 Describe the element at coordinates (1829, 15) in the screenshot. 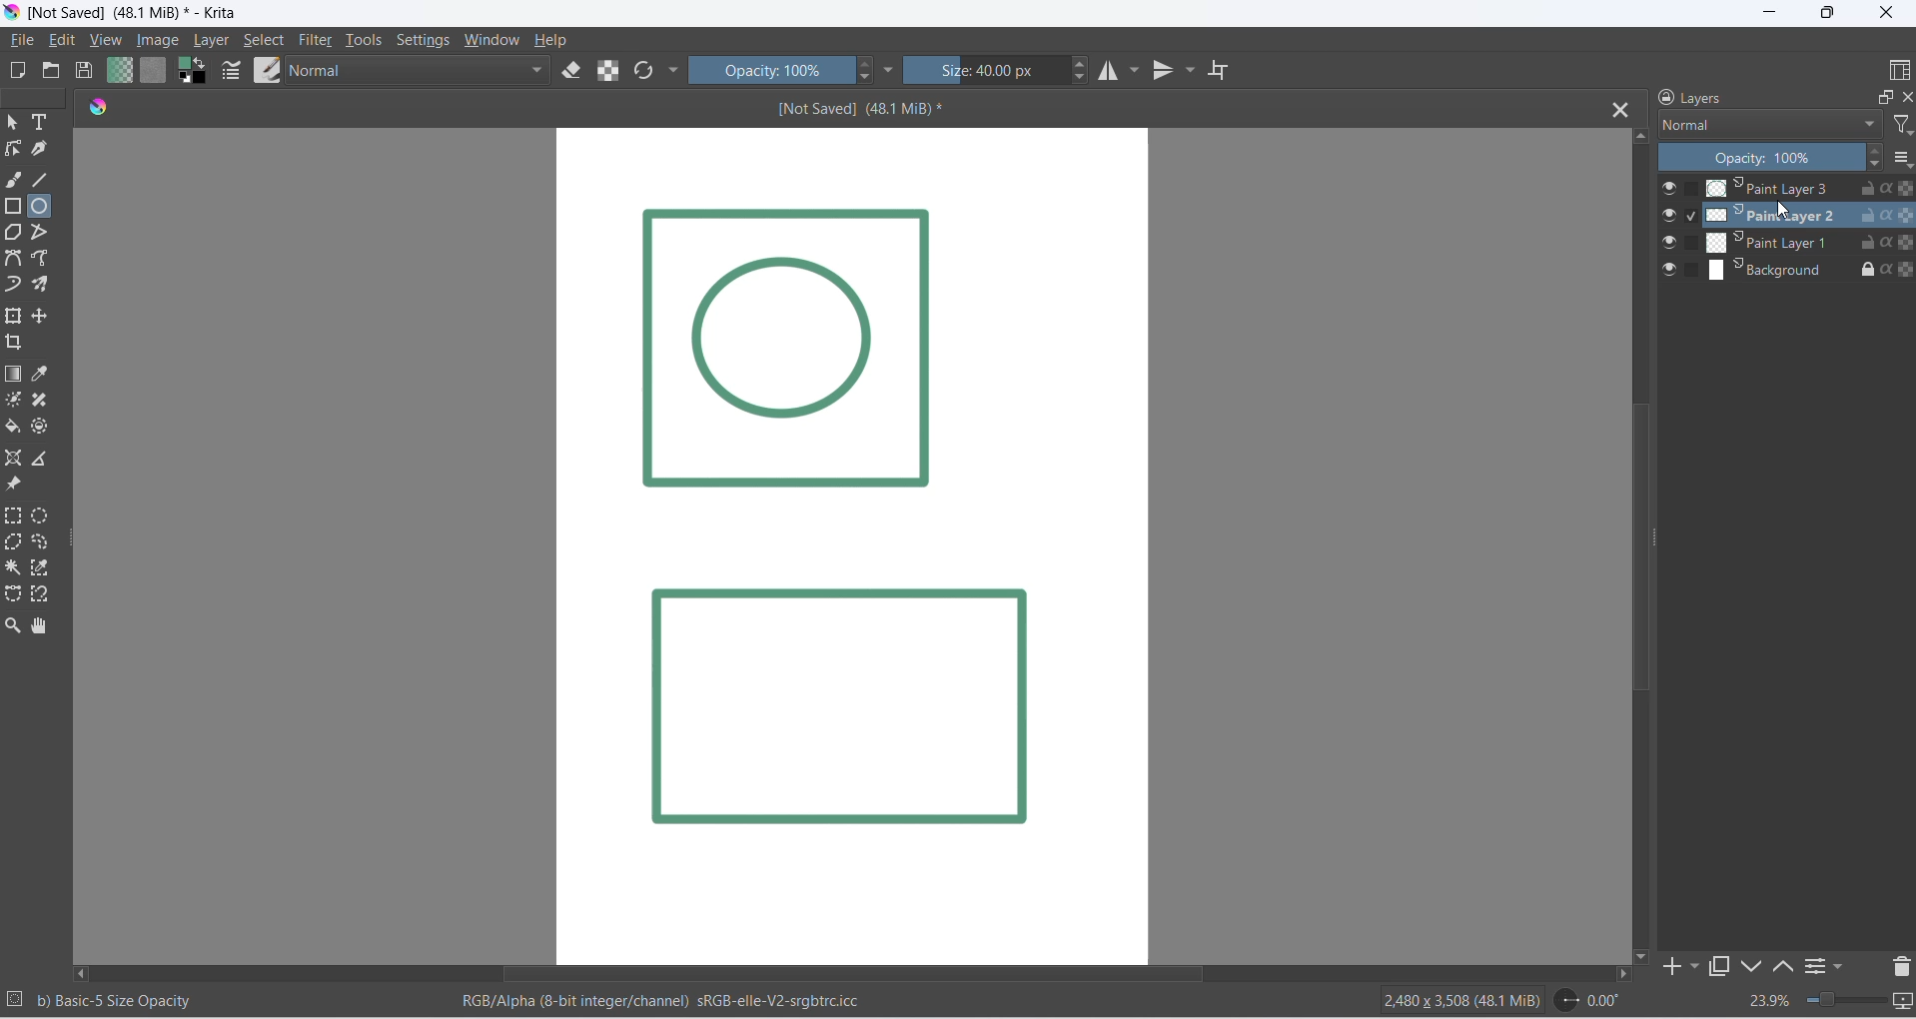

I see `maximize` at that location.